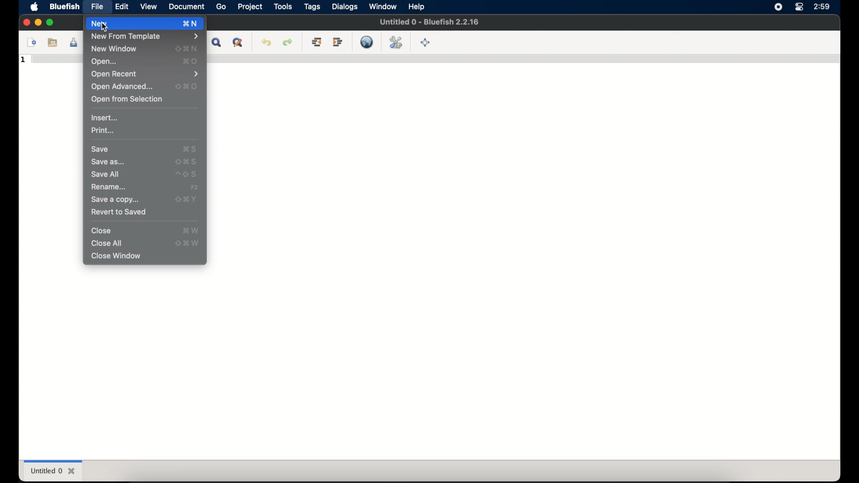 The height and width of the screenshot is (483, 859). Describe the element at coordinates (74, 42) in the screenshot. I see `save current file` at that location.